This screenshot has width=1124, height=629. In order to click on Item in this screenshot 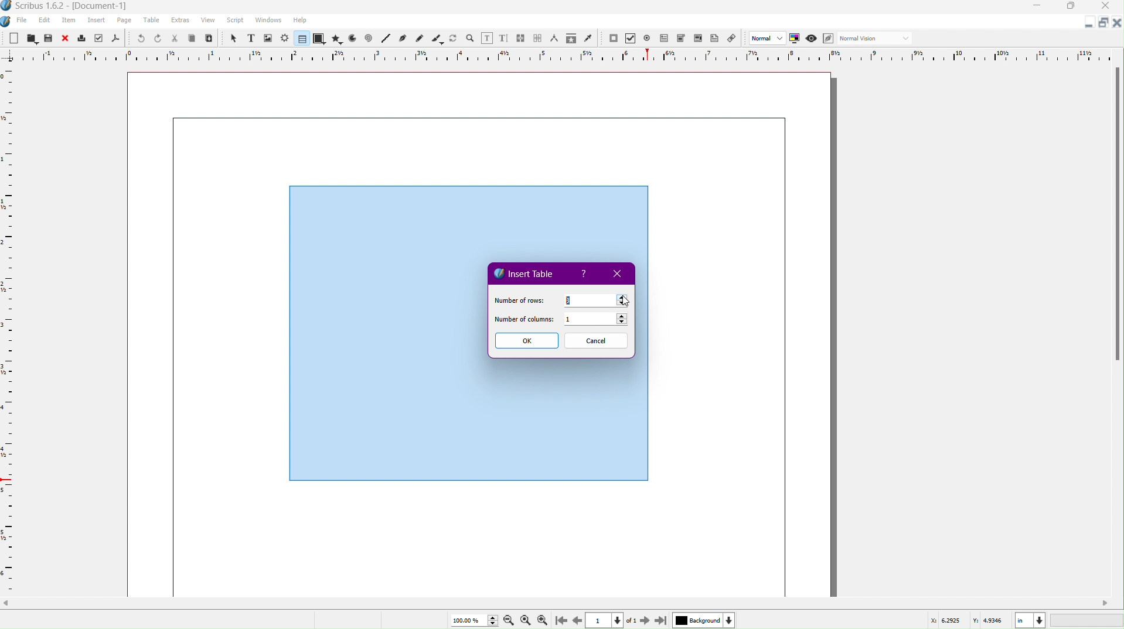, I will do `click(70, 20)`.